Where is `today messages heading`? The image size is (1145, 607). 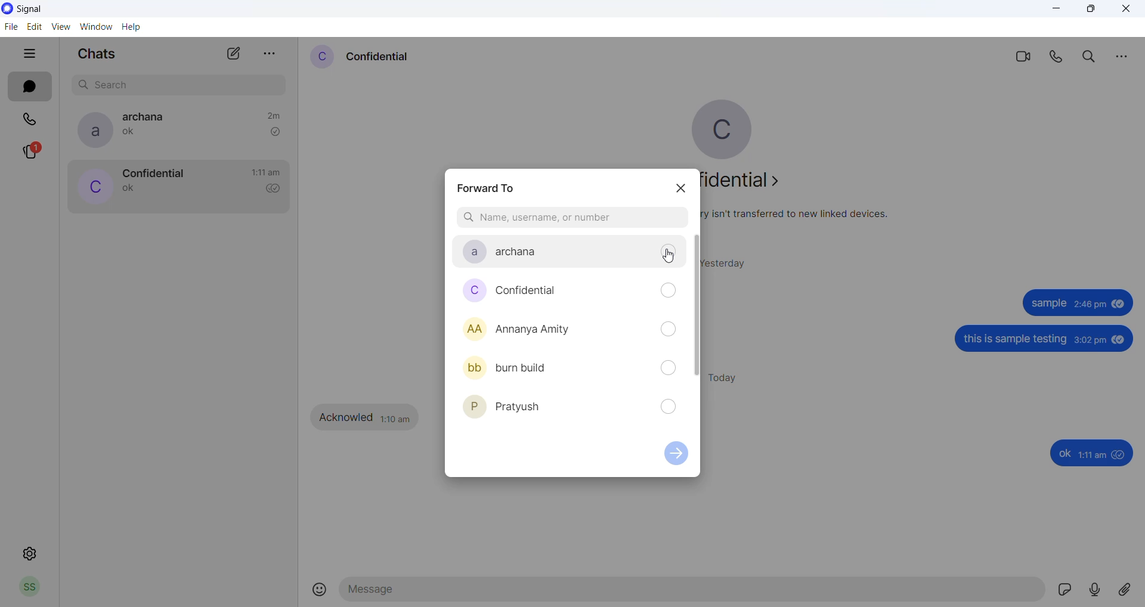 today messages heading is located at coordinates (729, 376).